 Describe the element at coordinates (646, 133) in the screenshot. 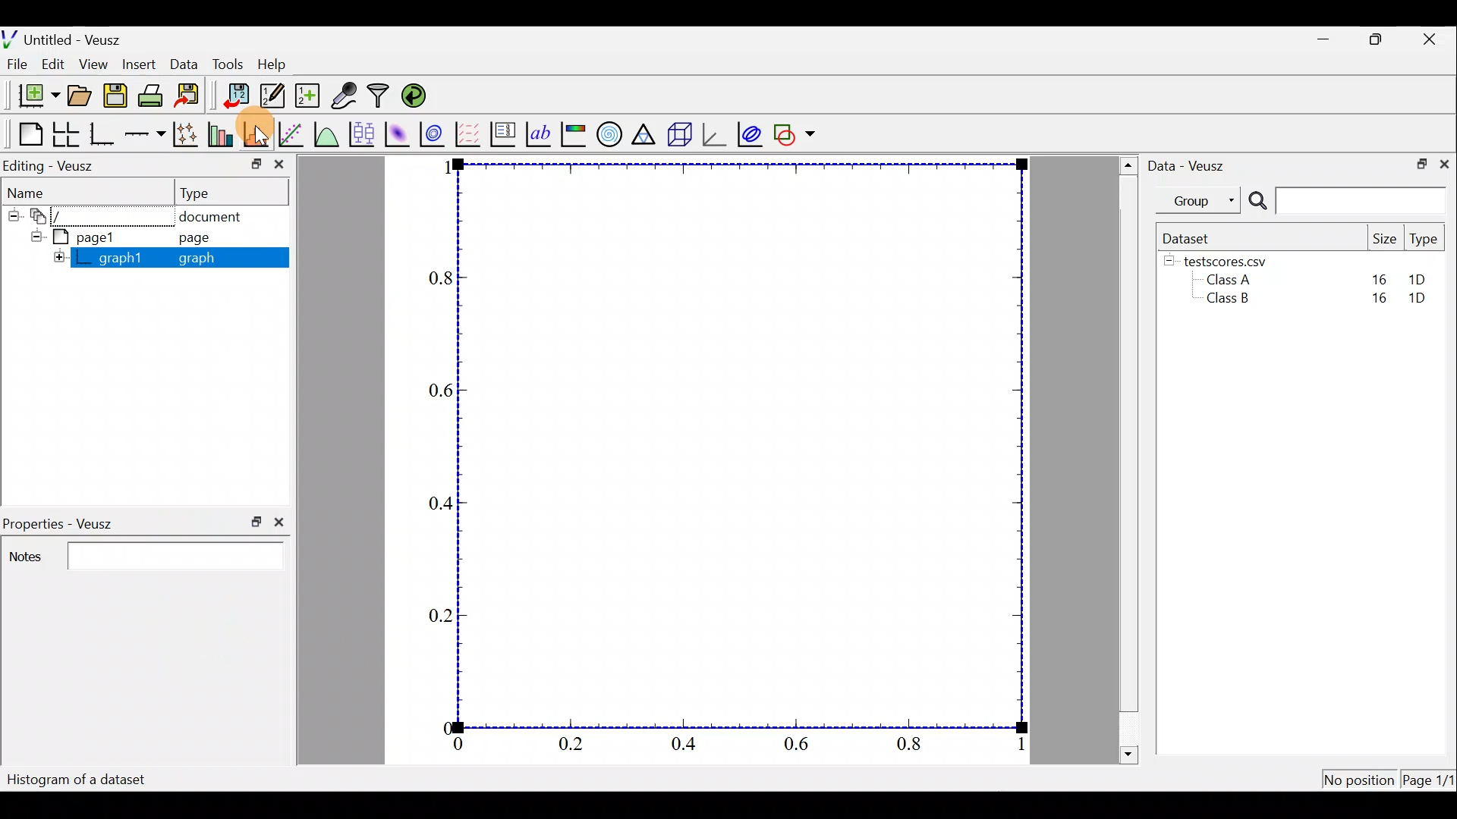

I see `Ternary graph` at that location.